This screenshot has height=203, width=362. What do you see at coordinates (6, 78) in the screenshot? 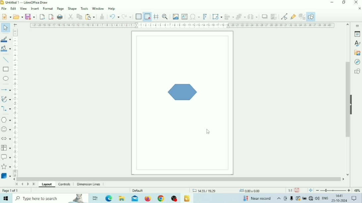
I see `Ellipse` at bounding box center [6, 78].